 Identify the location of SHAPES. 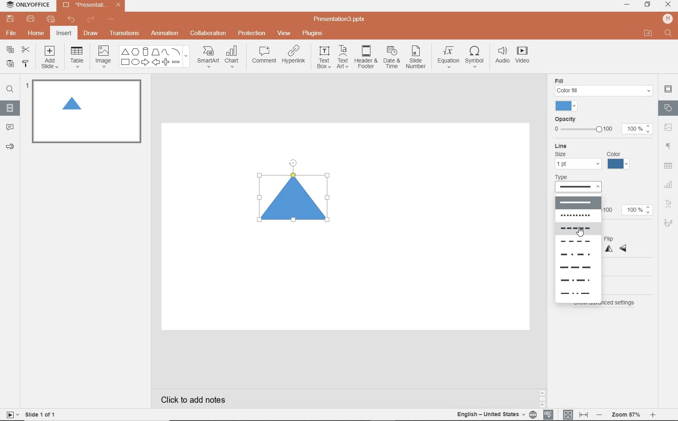
(154, 57).